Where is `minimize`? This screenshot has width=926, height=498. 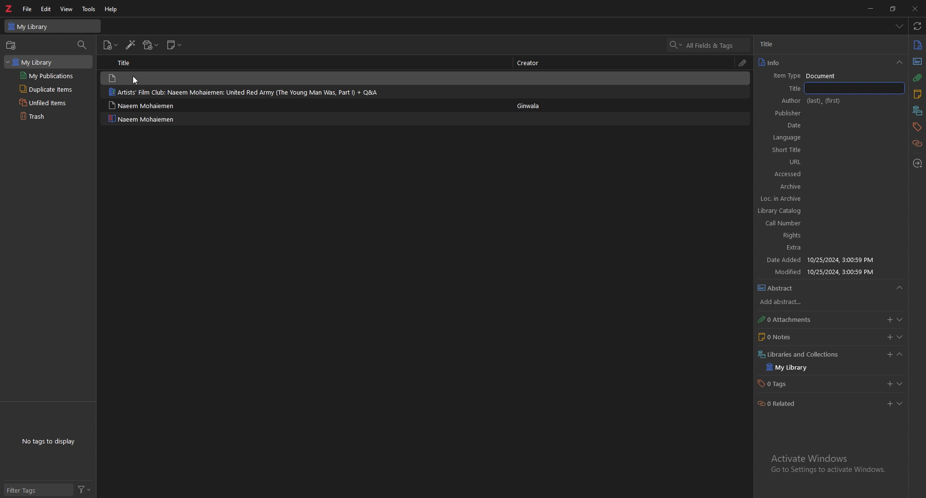 minimize is located at coordinates (872, 8).